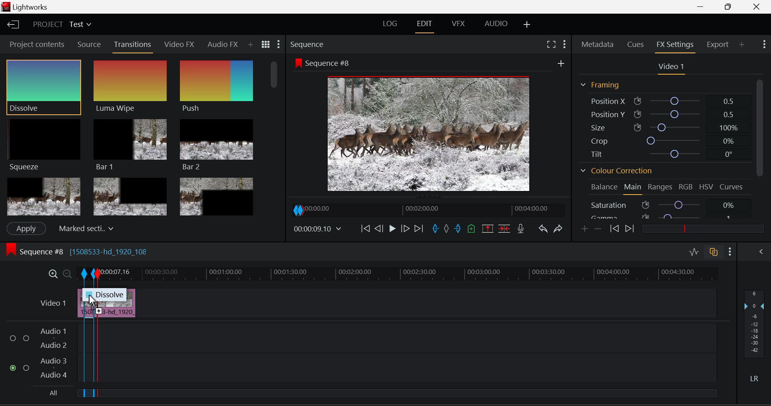 This screenshot has height=406, width=771. I want to click on Audio 1, so click(54, 331).